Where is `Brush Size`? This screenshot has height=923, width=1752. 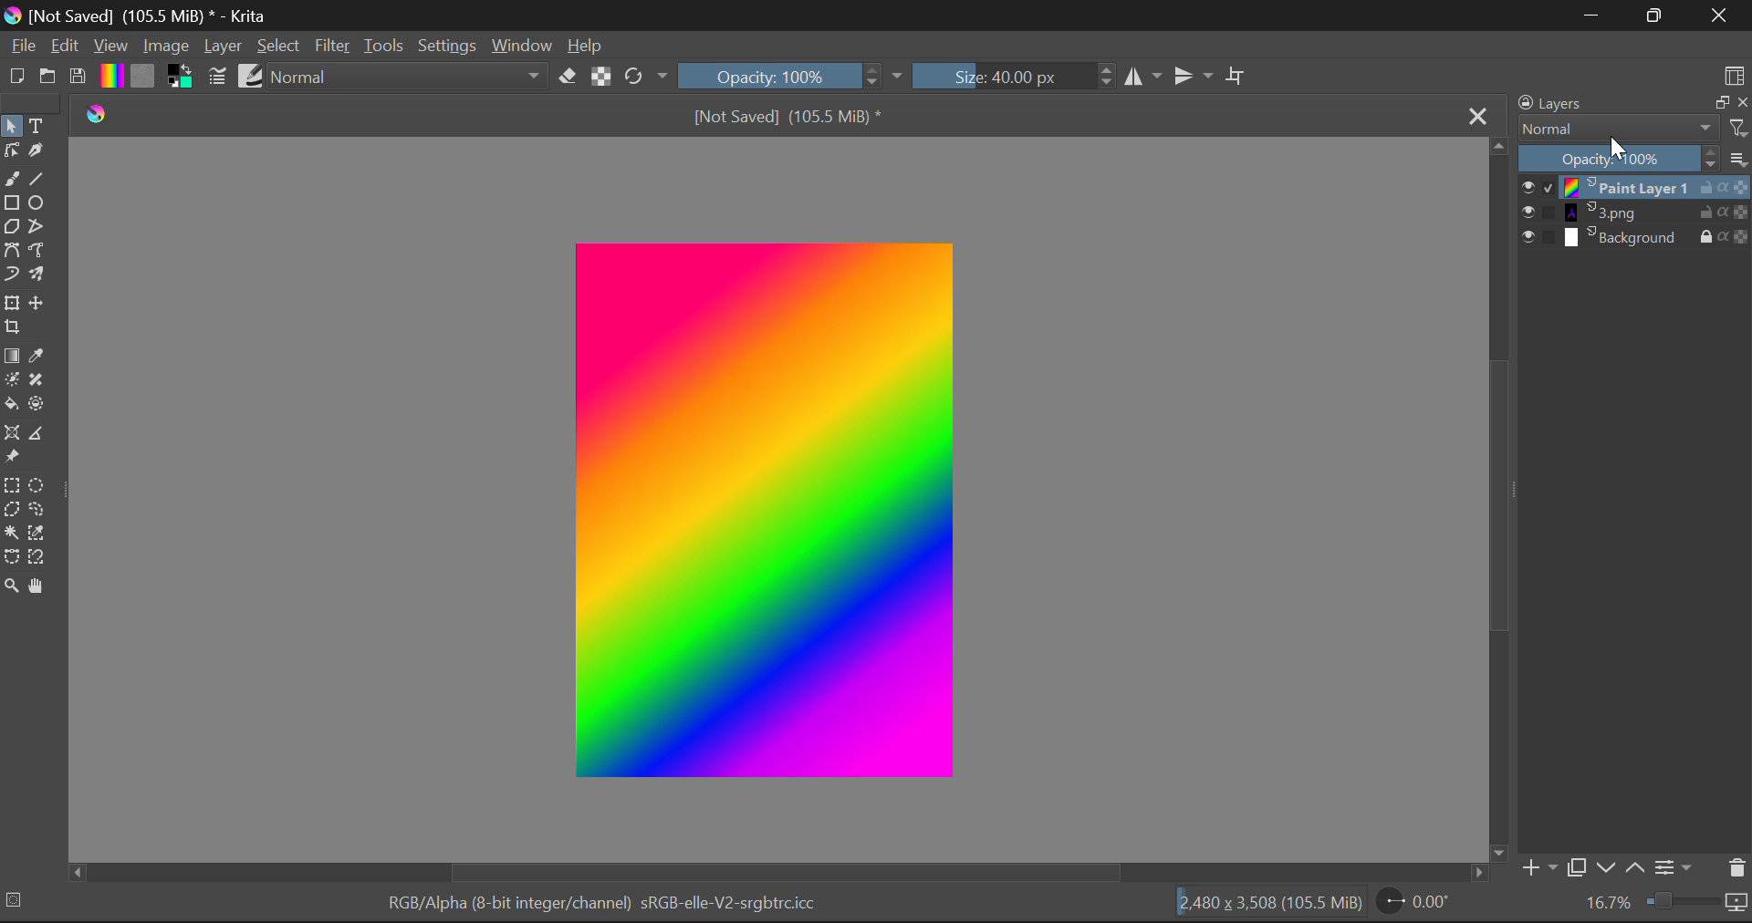
Brush Size is located at coordinates (1000, 78).